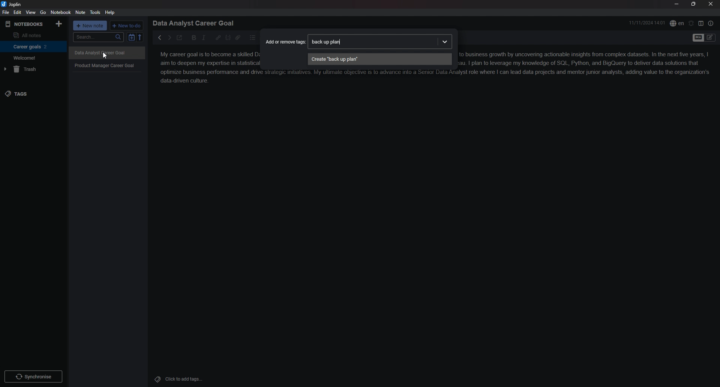 Image resolution: width=720 pixels, height=387 pixels. Describe the element at coordinates (106, 53) in the screenshot. I see `Data Analyst Career Goal` at that location.